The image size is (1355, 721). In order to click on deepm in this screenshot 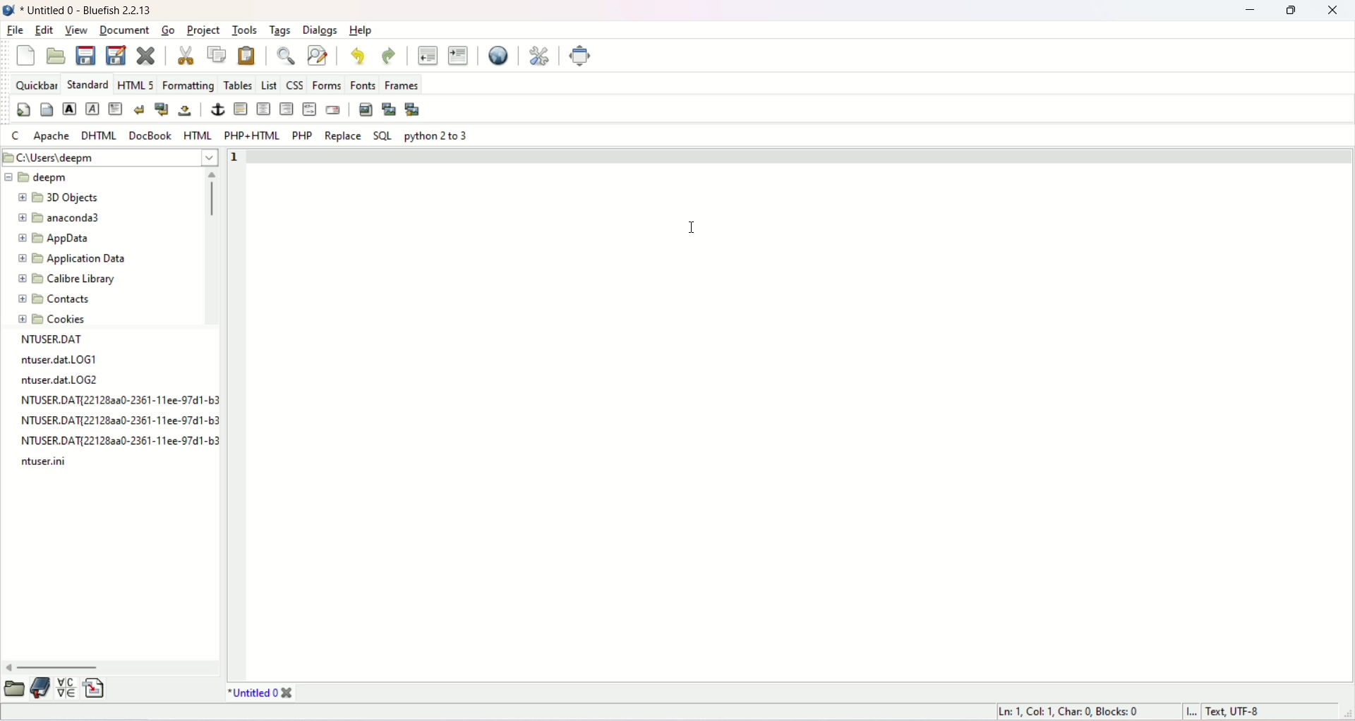, I will do `click(36, 178)`.